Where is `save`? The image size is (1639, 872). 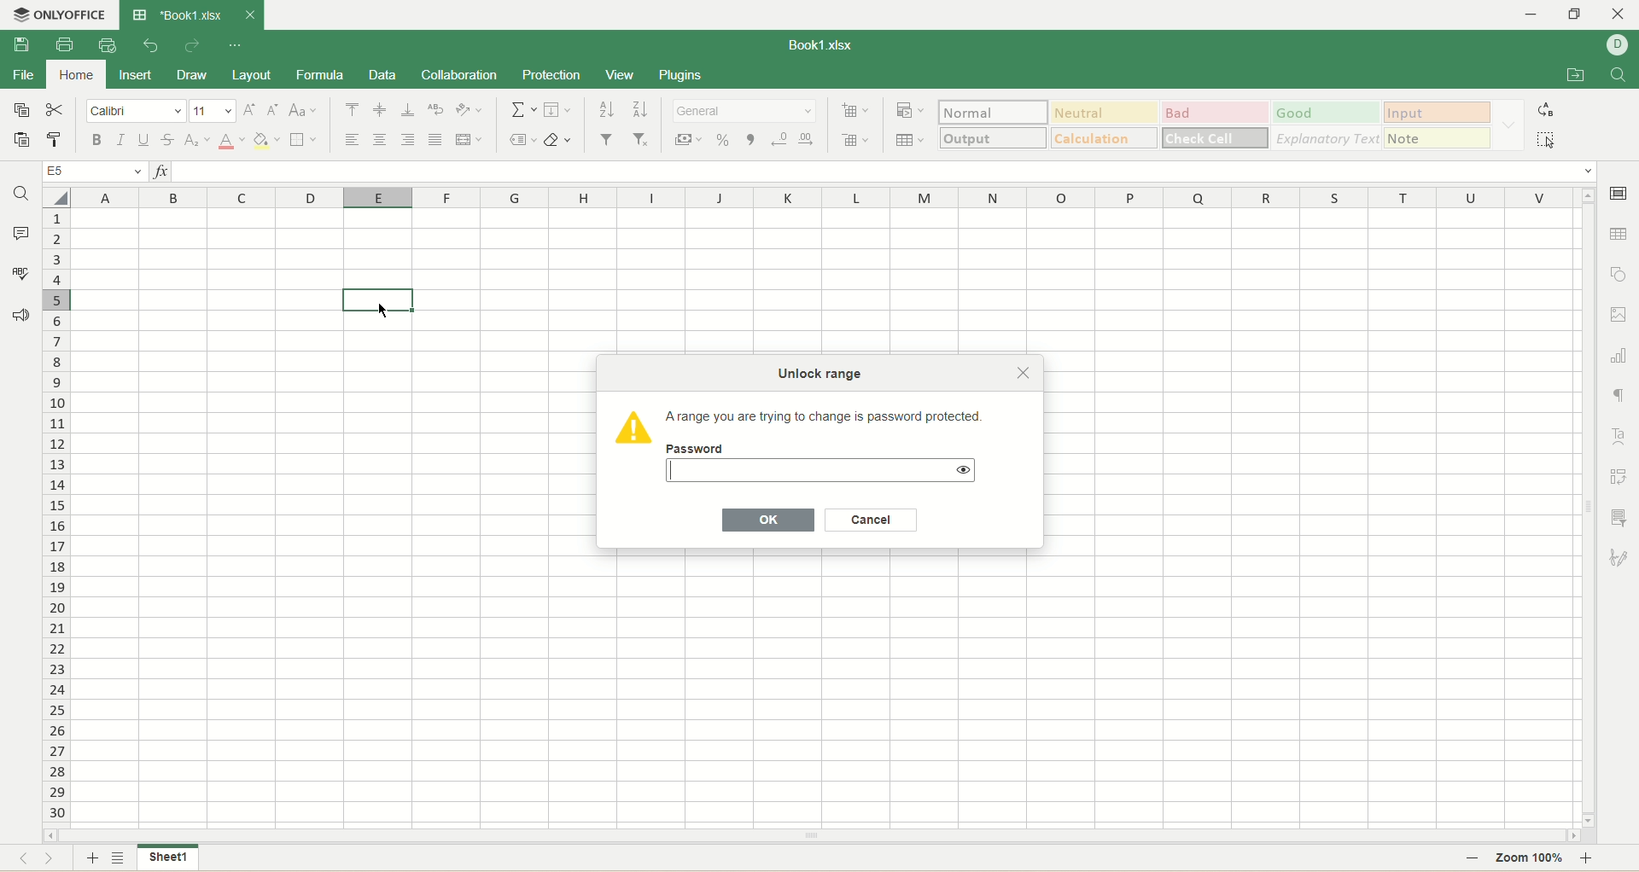
save is located at coordinates (21, 46).